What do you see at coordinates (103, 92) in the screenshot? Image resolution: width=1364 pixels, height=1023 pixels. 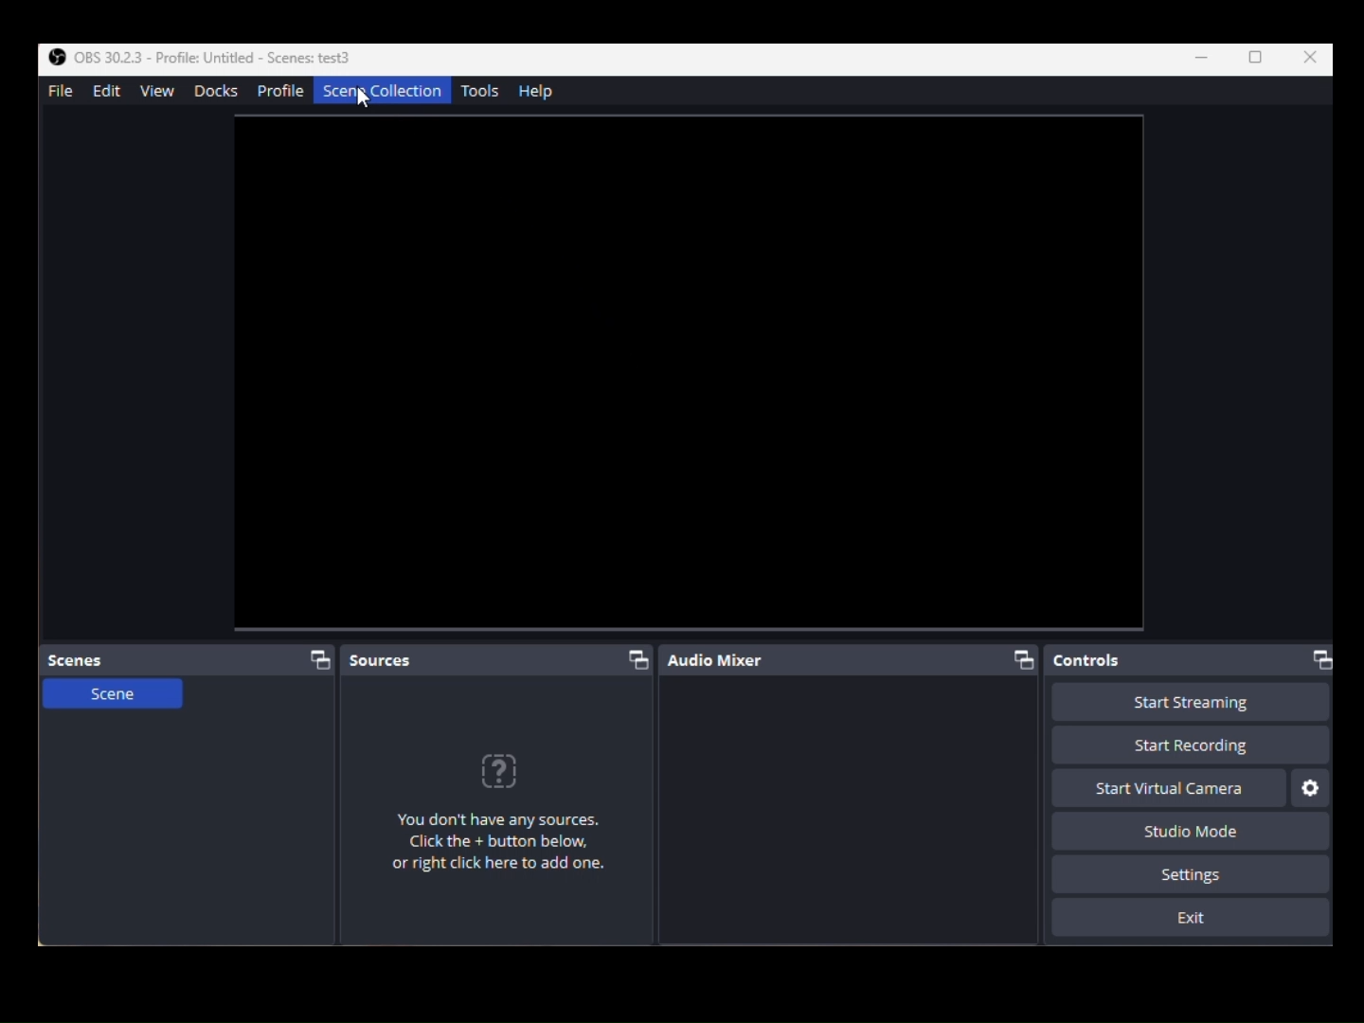 I see `Edit` at bounding box center [103, 92].